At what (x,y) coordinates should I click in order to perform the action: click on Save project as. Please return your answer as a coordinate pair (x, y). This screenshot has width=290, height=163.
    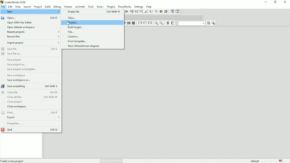
    Looking at the image, I should click on (16, 65).